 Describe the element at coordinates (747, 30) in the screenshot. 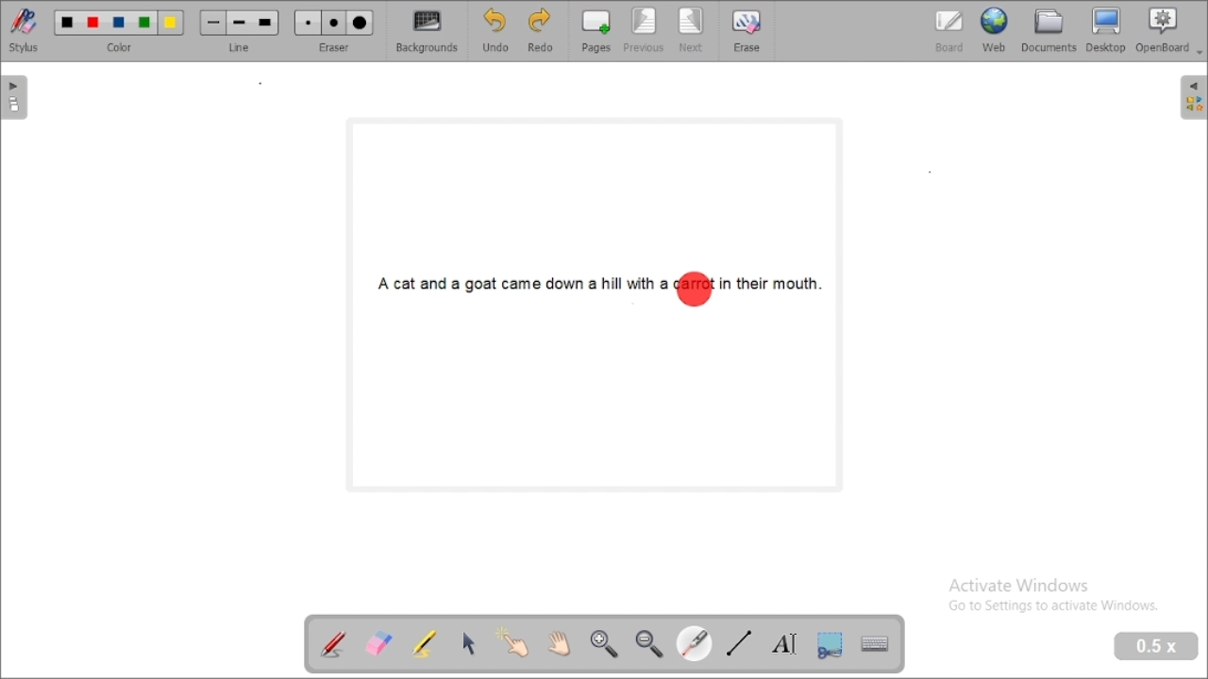

I see `erase` at that location.